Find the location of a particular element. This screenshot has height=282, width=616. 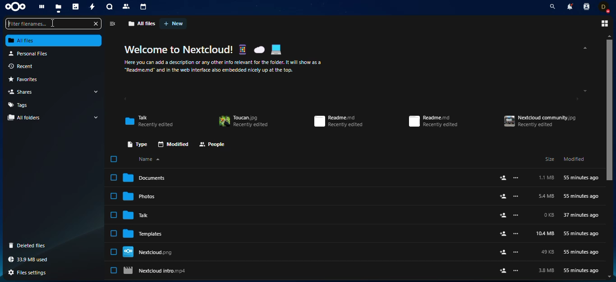

5.4MB 55 minutes ago is located at coordinates (568, 196).